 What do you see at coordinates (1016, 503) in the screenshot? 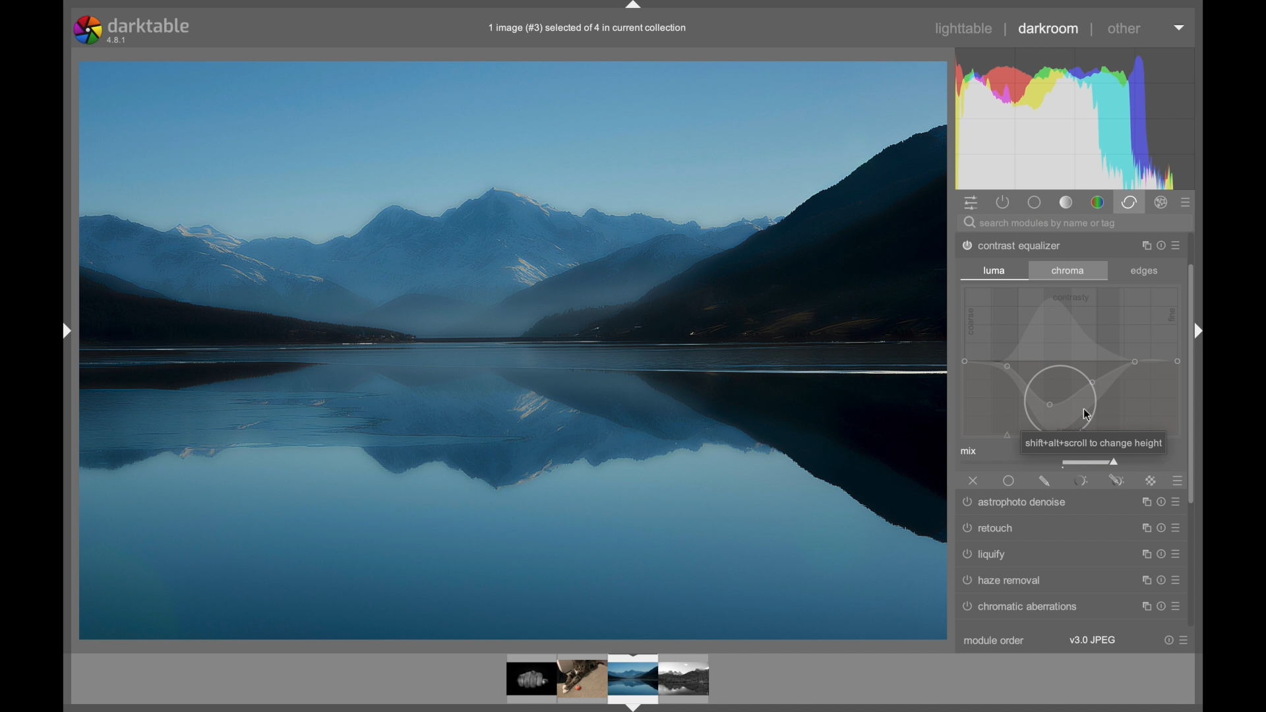
I see `astrophotographers Denise` at bounding box center [1016, 503].